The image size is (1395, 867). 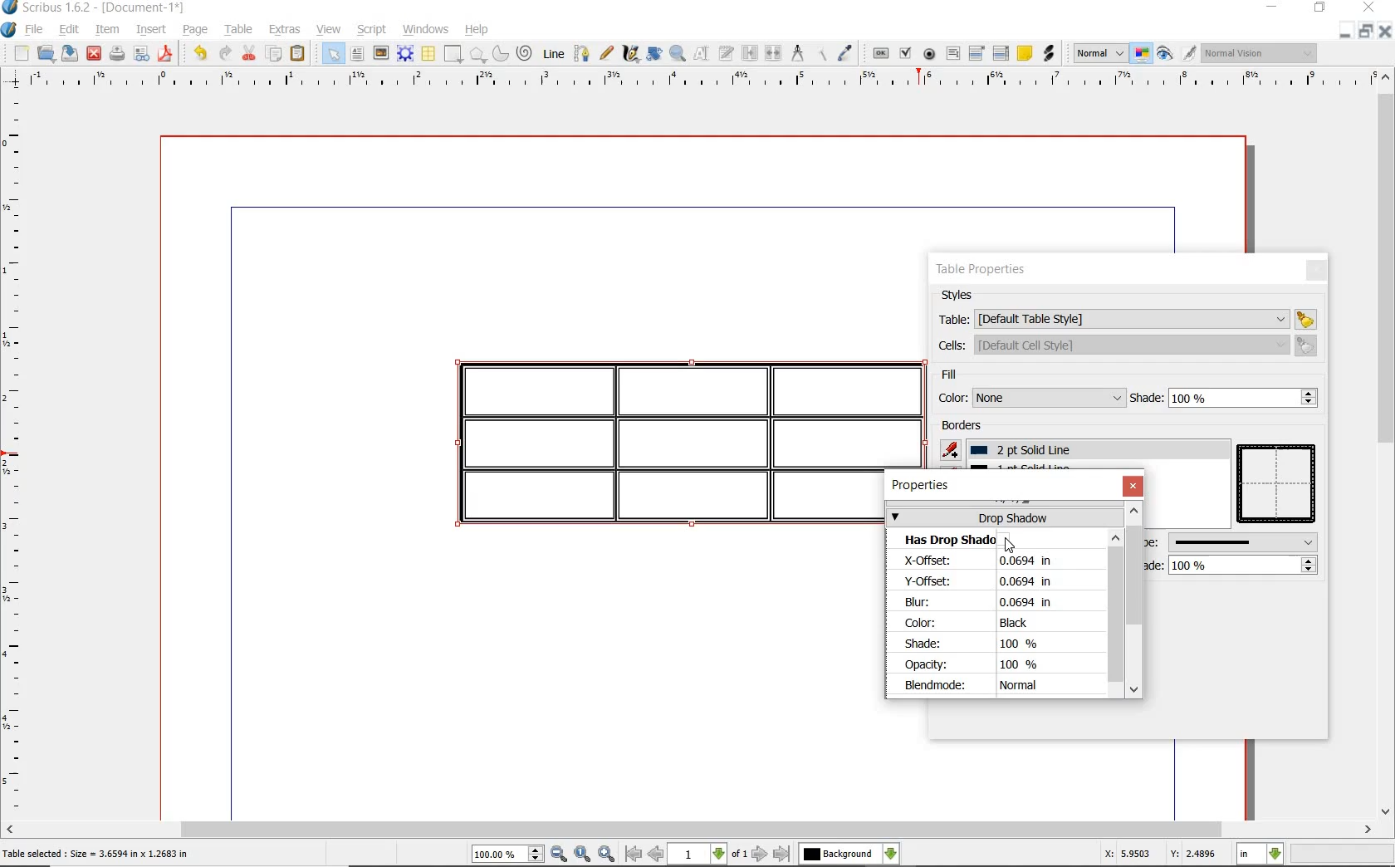 I want to click on pdf text field, so click(x=952, y=54).